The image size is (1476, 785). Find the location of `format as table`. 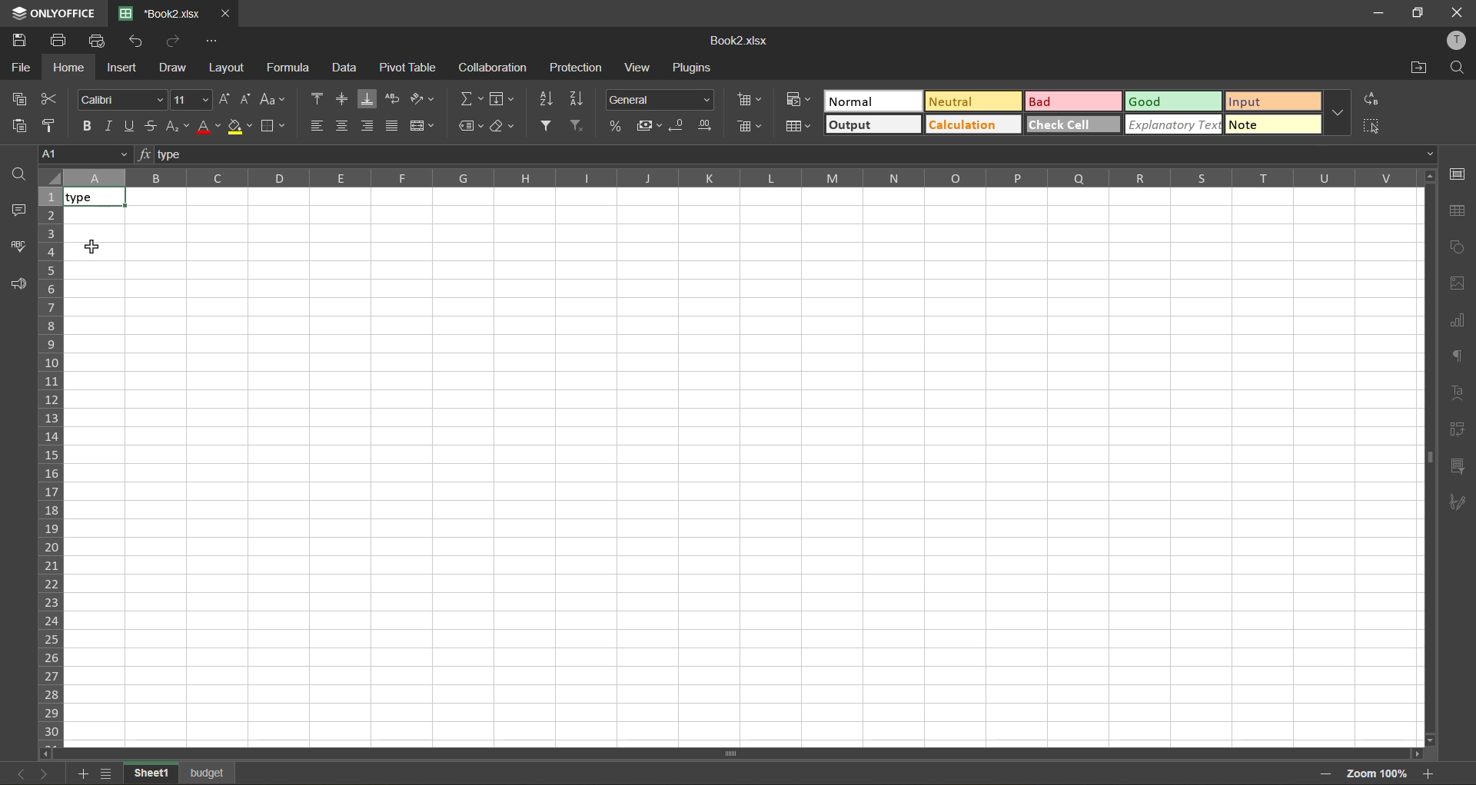

format as table is located at coordinates (801, 128).